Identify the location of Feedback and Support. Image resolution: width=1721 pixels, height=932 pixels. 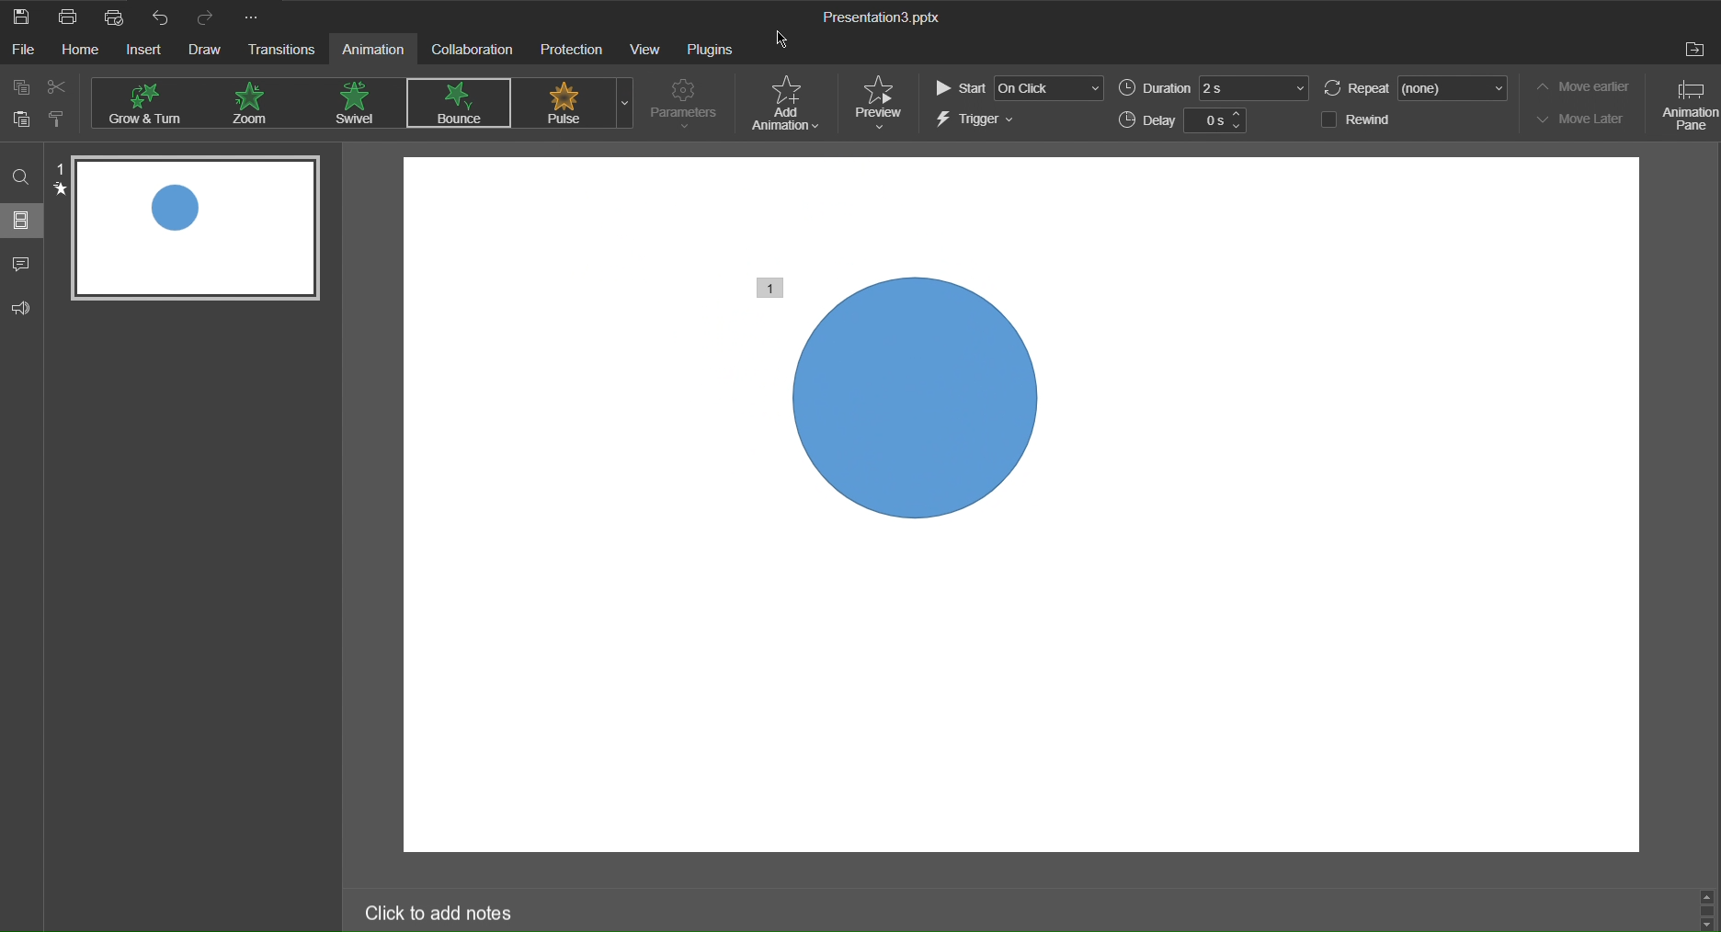
(20, 304).